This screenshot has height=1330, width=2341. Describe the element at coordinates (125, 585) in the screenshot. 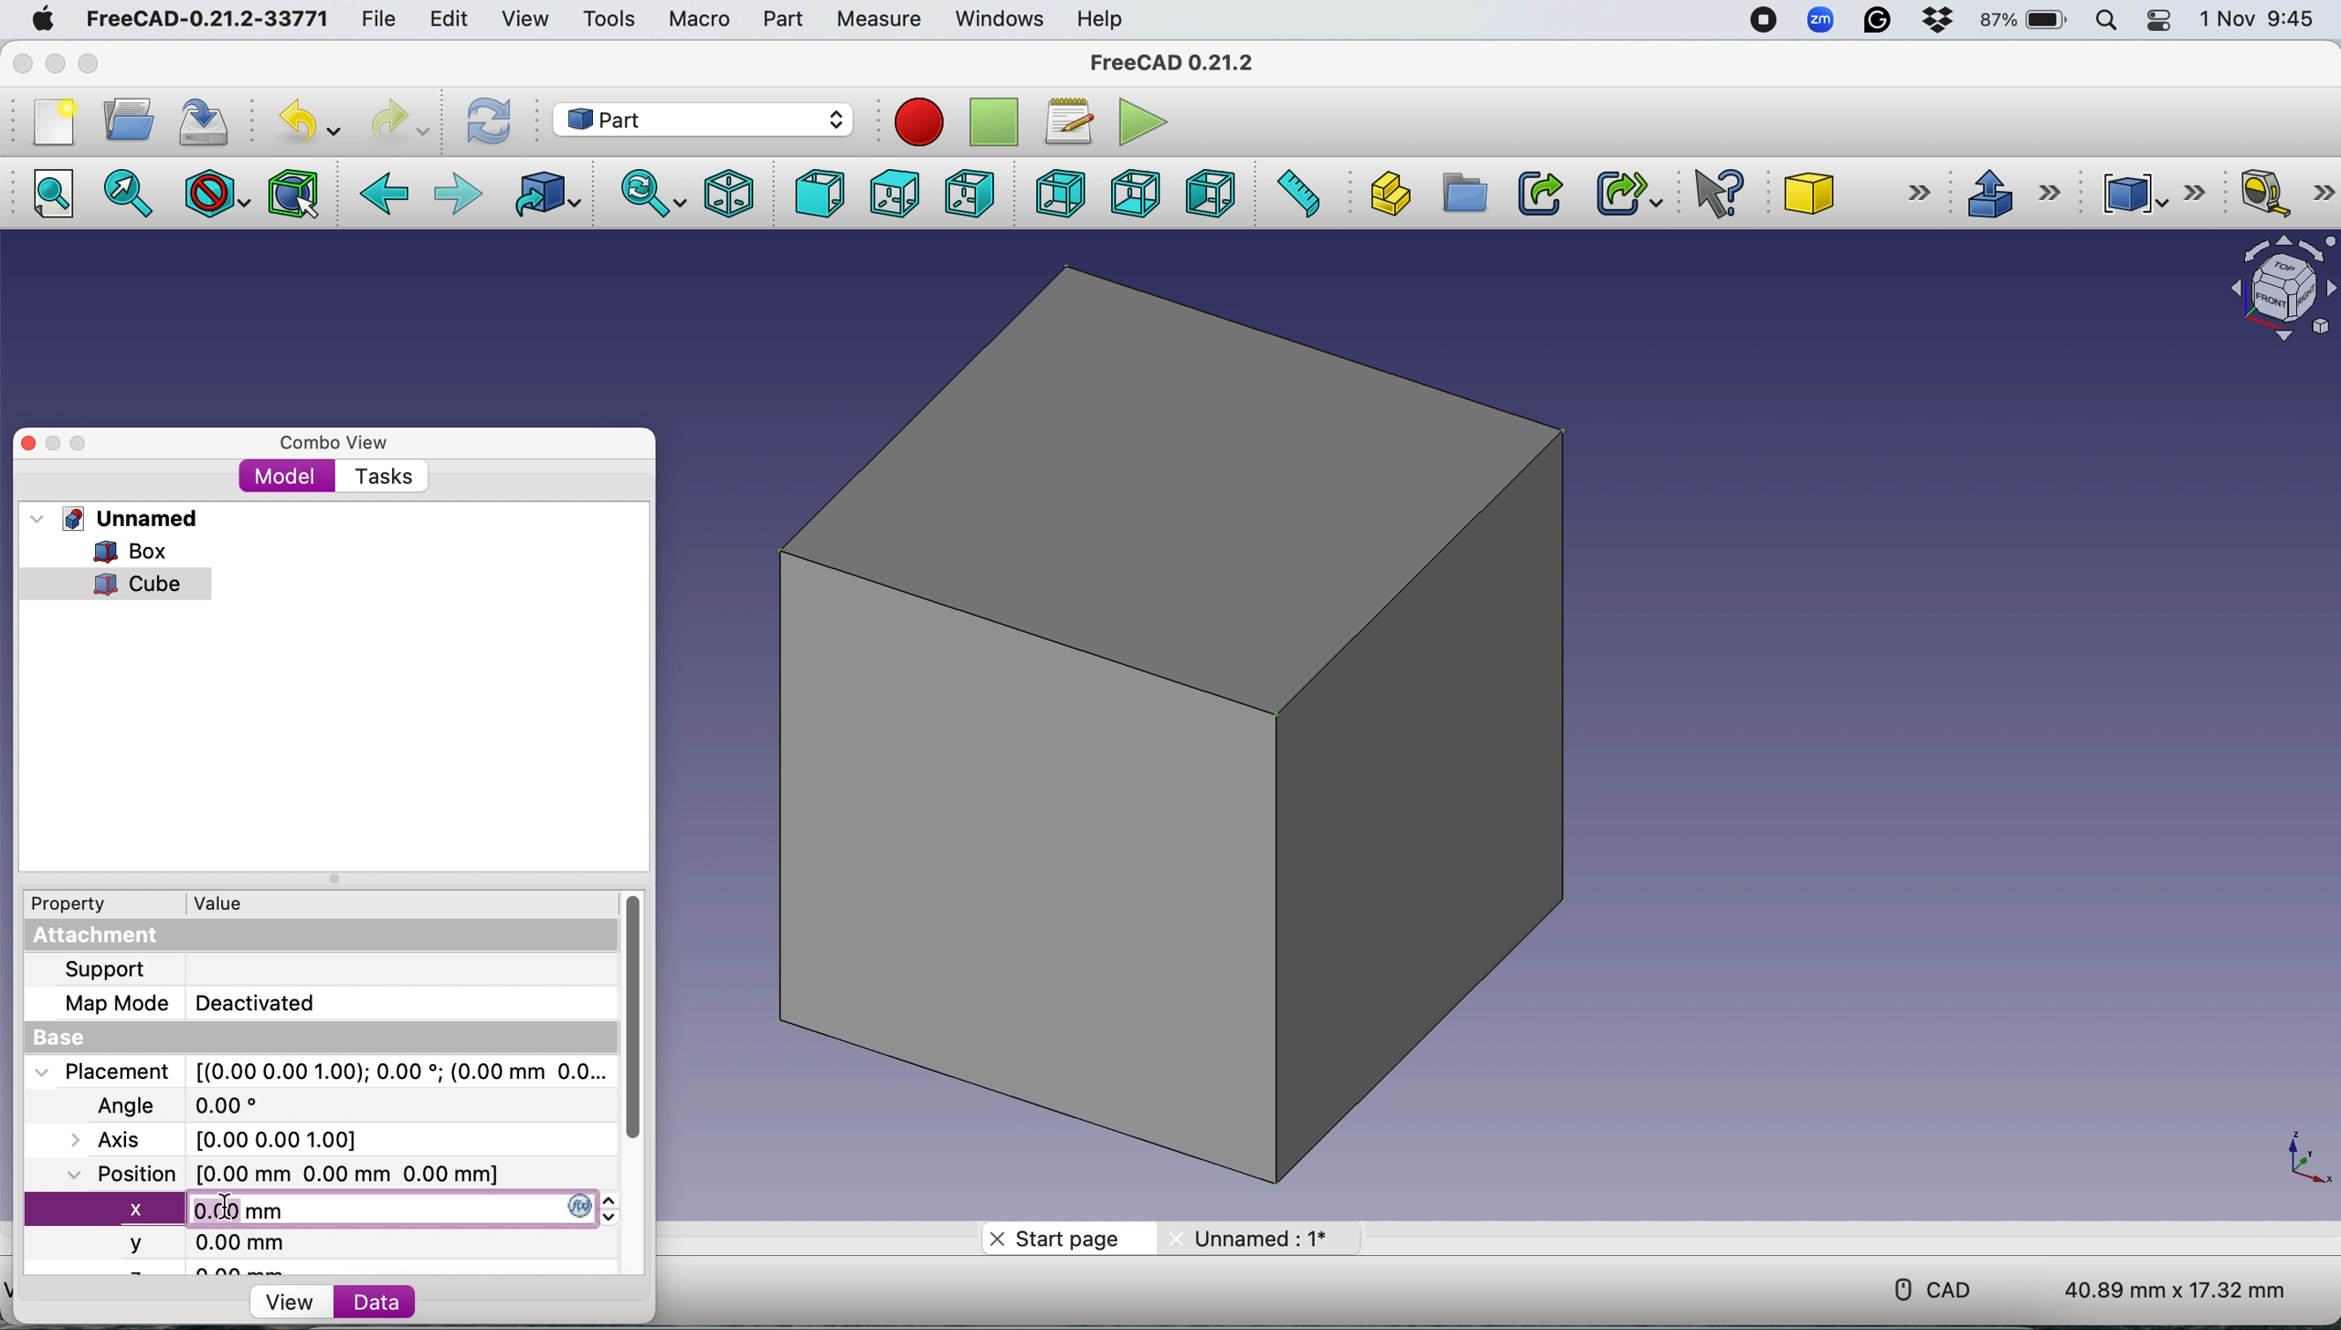

I see `cube selected` at that location.